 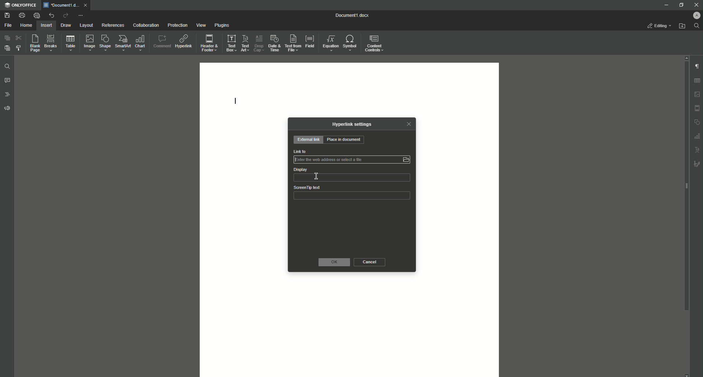 I want to click on Table settings, so click(x=697, y=81).